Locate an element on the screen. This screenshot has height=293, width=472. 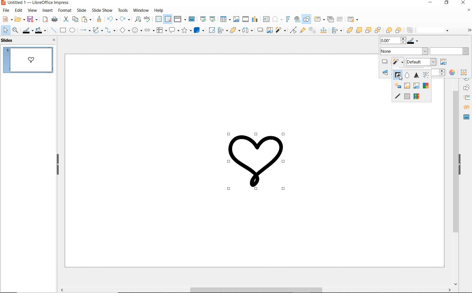
remove noise is located at coordinates (425, 74).